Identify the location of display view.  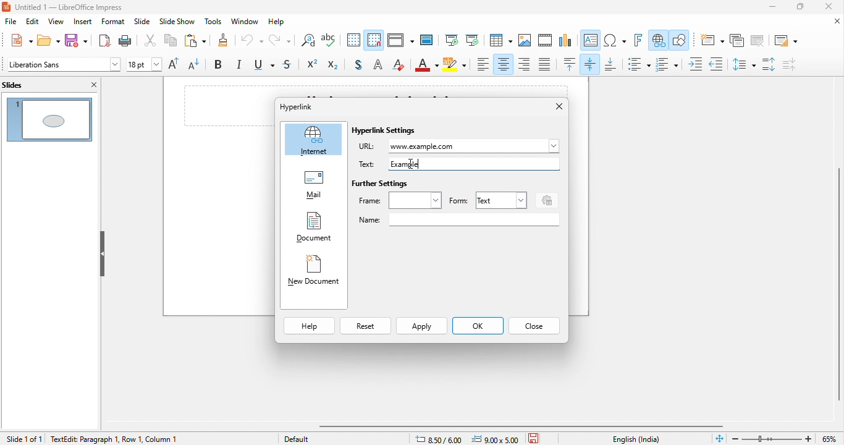
(400, 41).